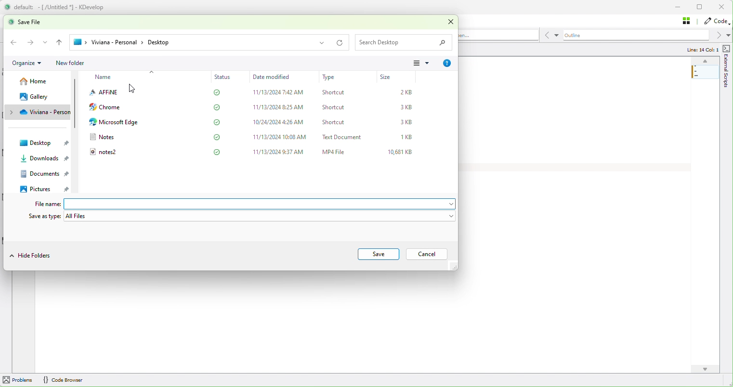 The height and width of the screenshot is (387, 733). What do you see at coordinates (408, 122) in the screenshot?
I see `3KB` at bounding box center [408, 122].